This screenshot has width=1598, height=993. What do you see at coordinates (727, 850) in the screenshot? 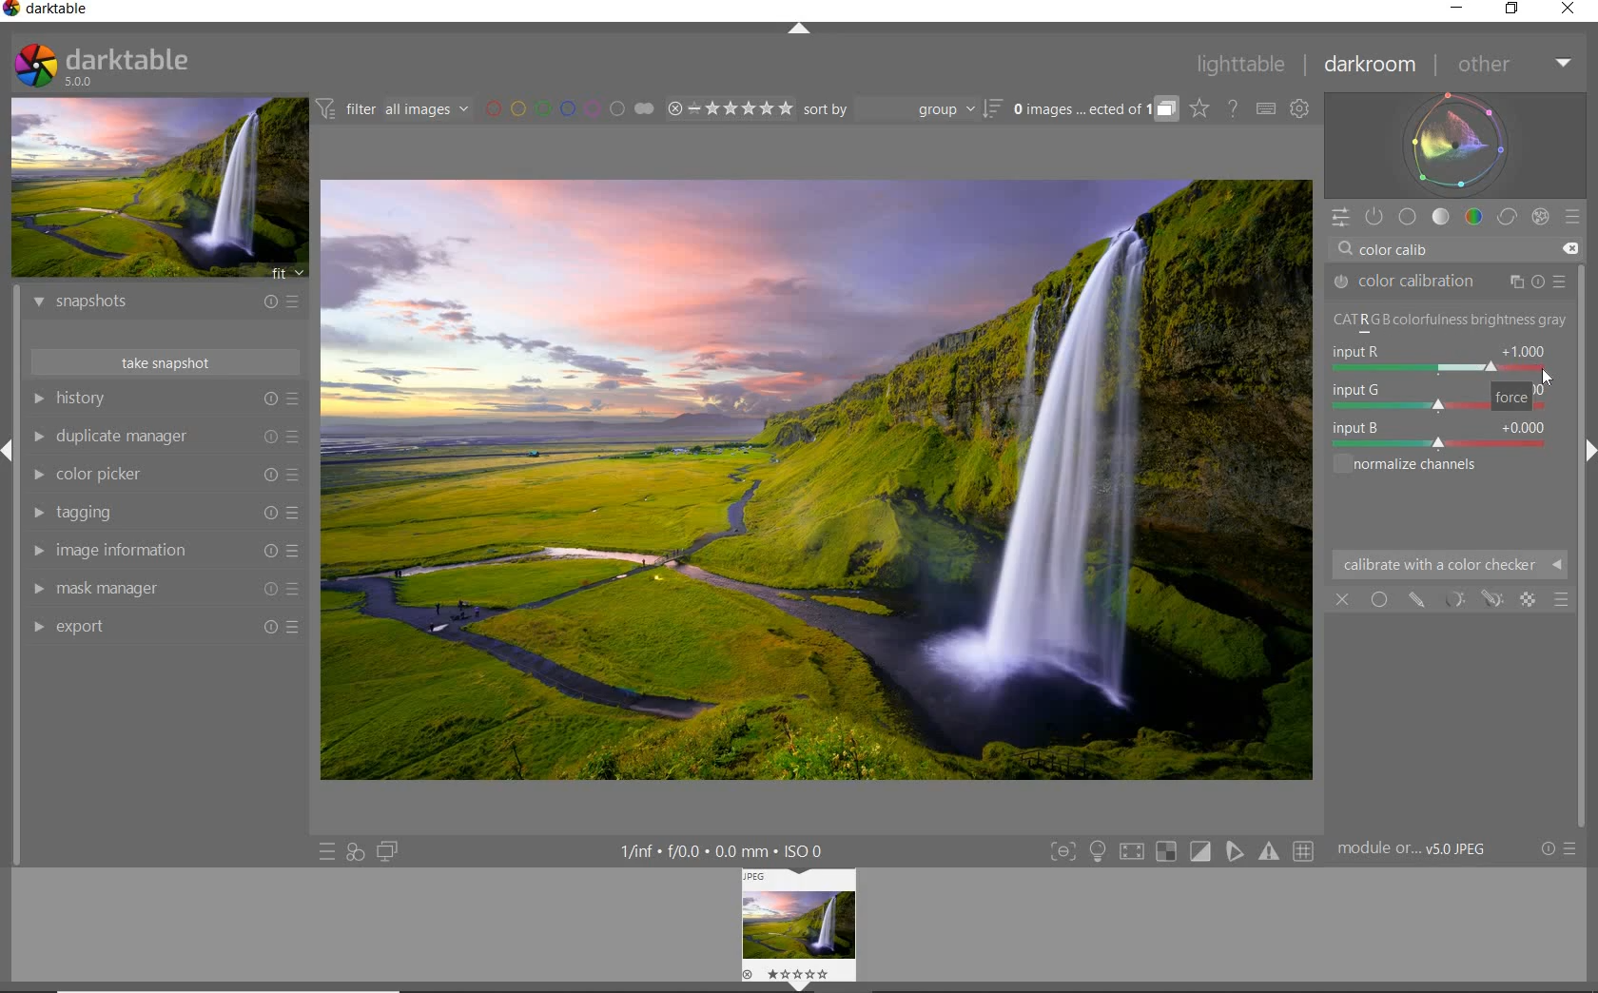
I see `DISPLAYED GUI INFO` at bounding box center [727, 850].